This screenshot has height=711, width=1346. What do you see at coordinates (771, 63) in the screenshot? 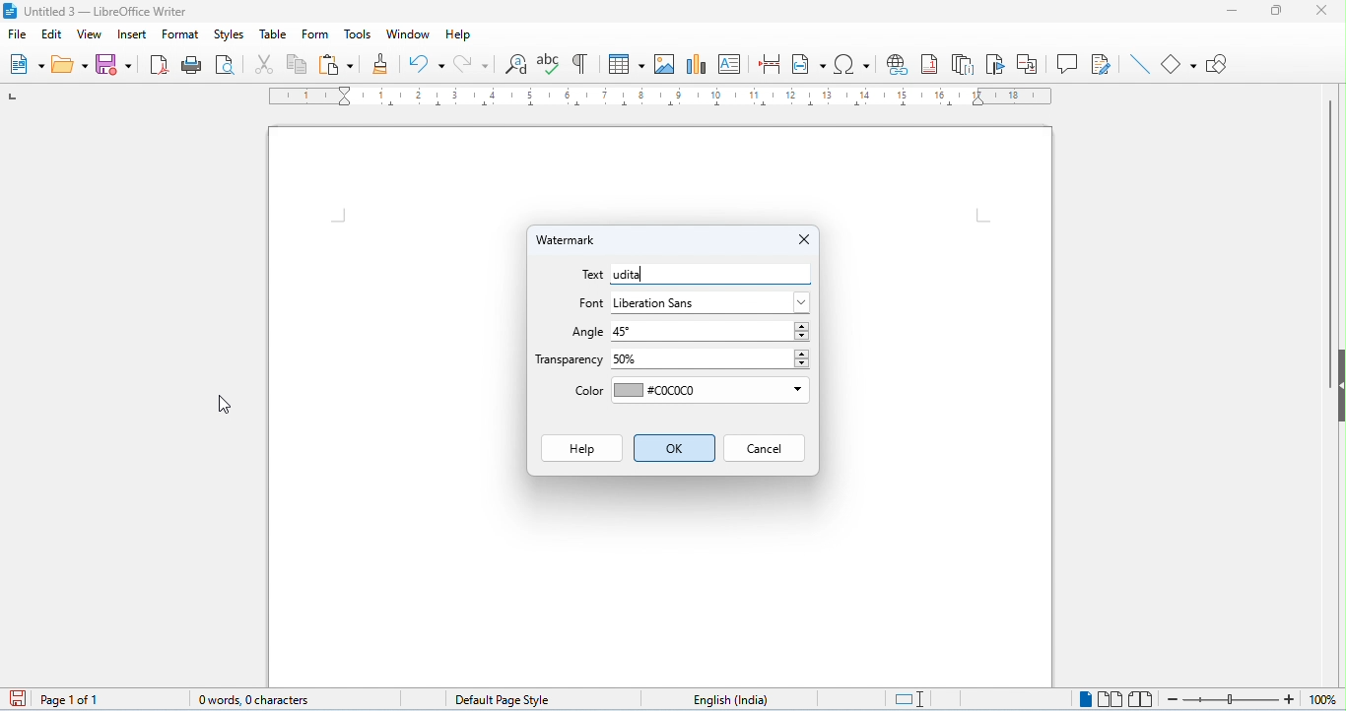
I see `page break` at bounding box center [771, 63].